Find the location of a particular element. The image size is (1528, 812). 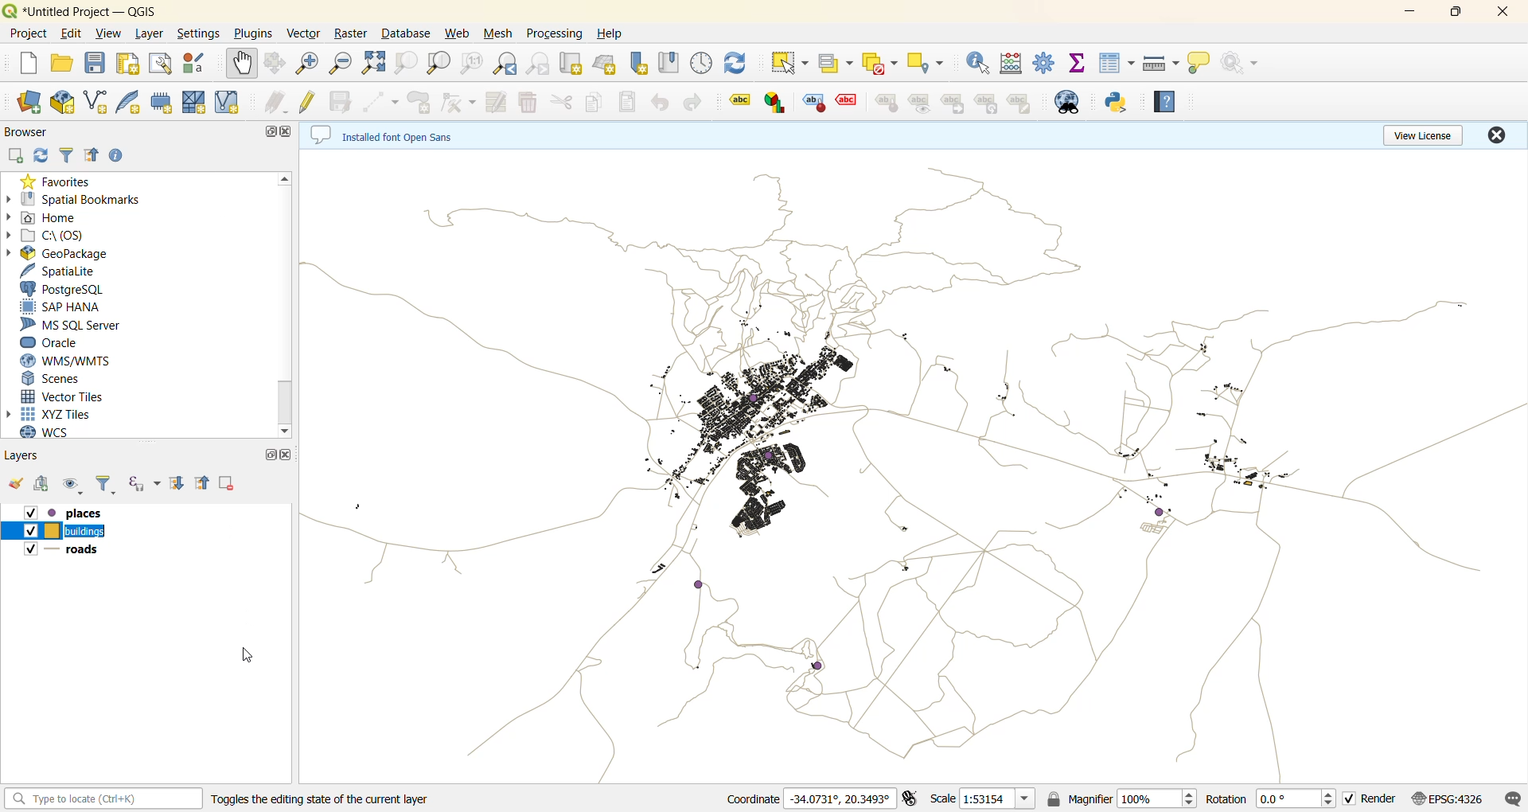

raster is located at coordinates (354, 33).